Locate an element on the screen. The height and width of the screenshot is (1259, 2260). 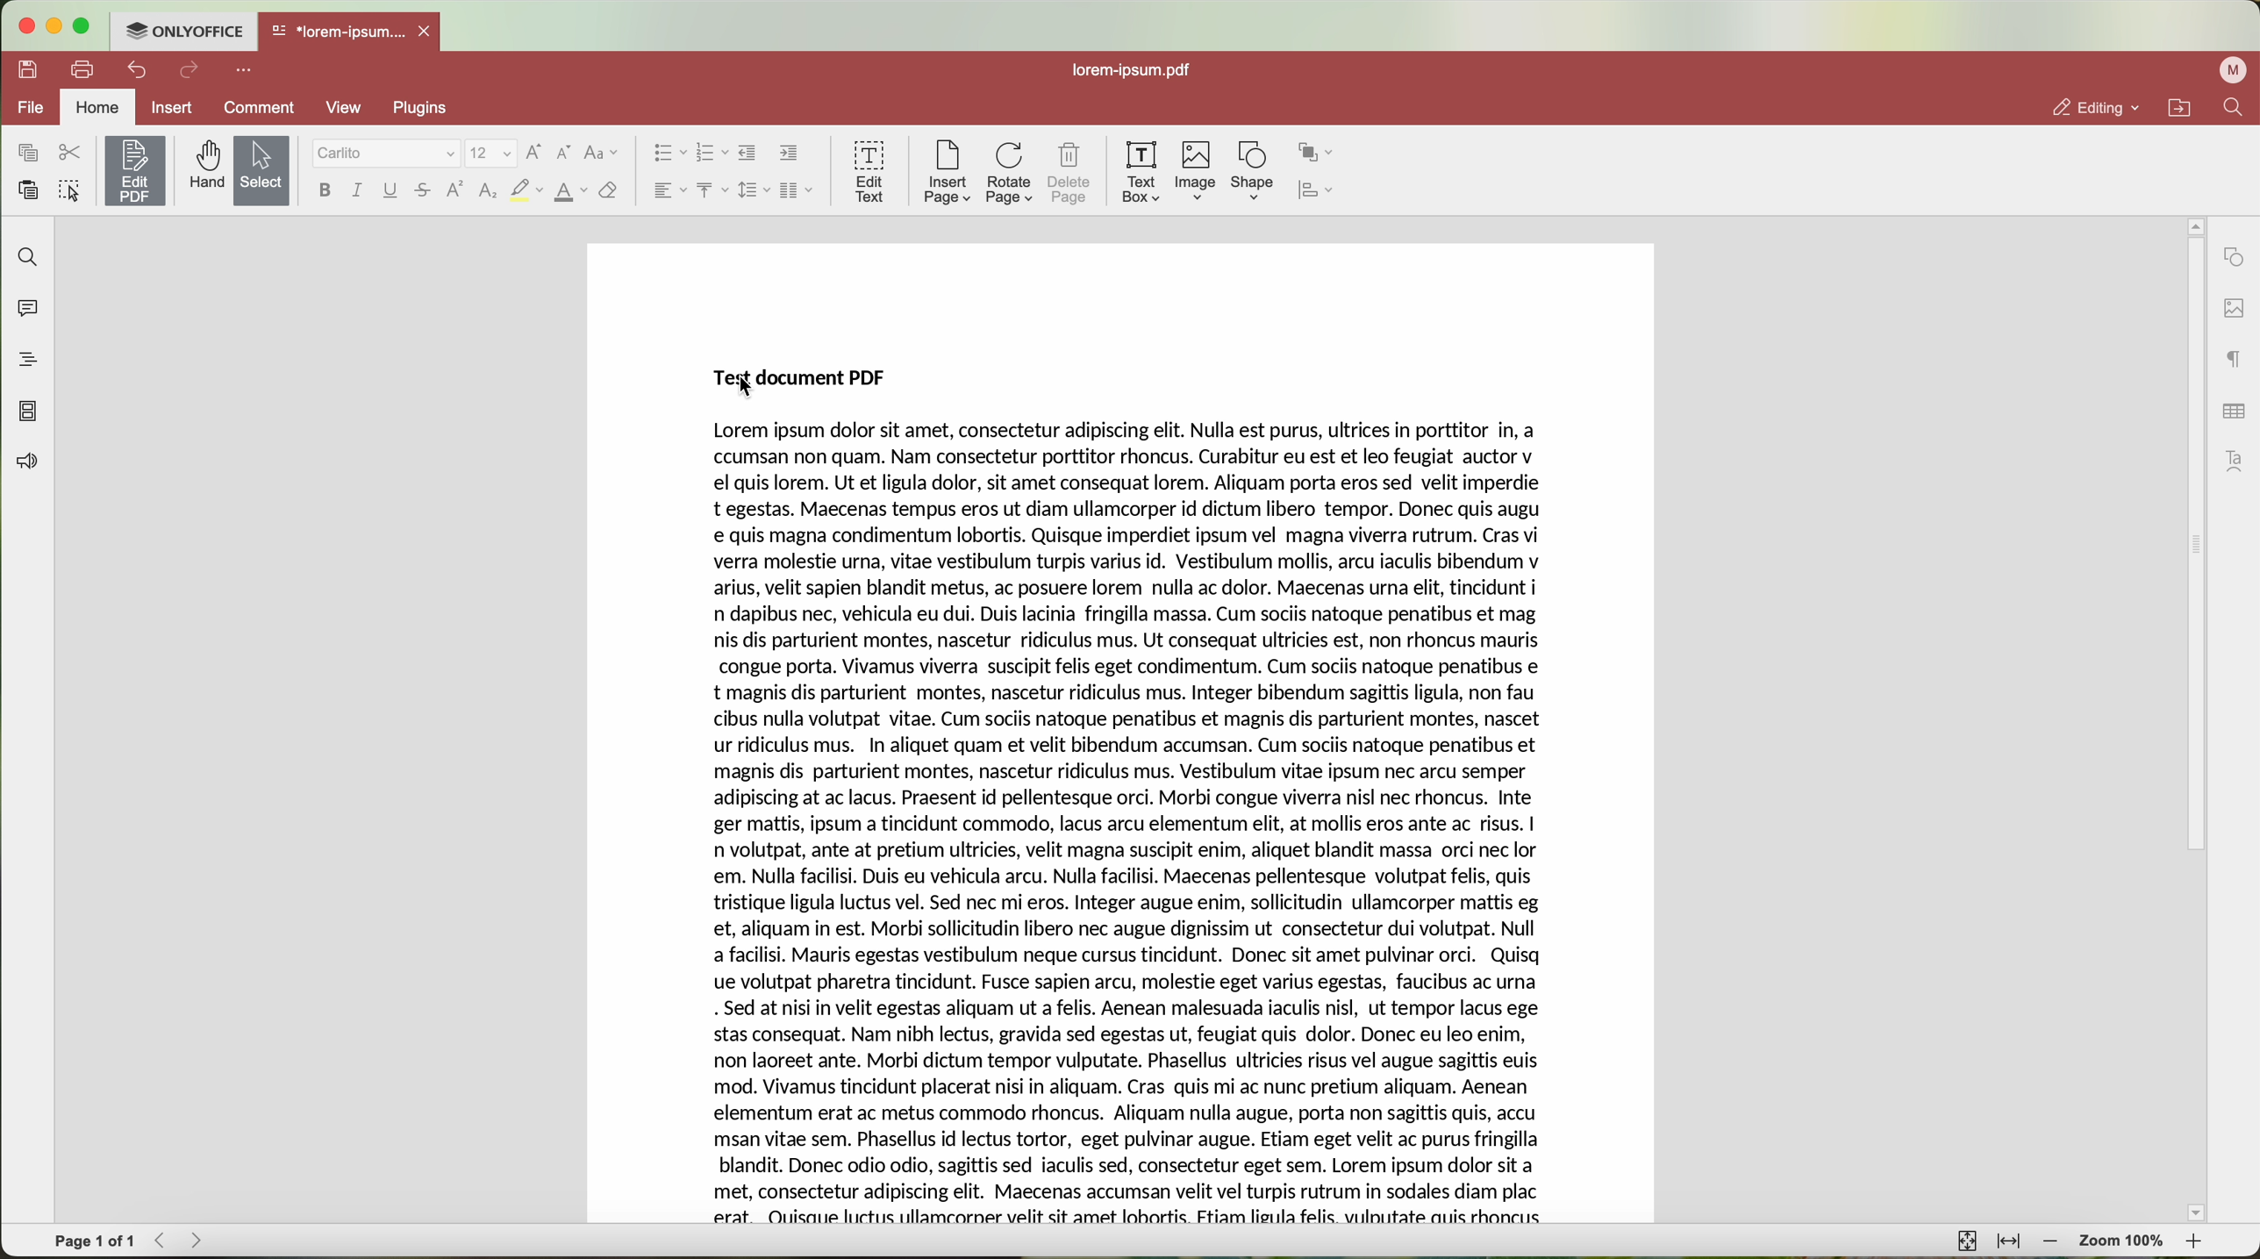
font color is located at coordinates (570, 192).